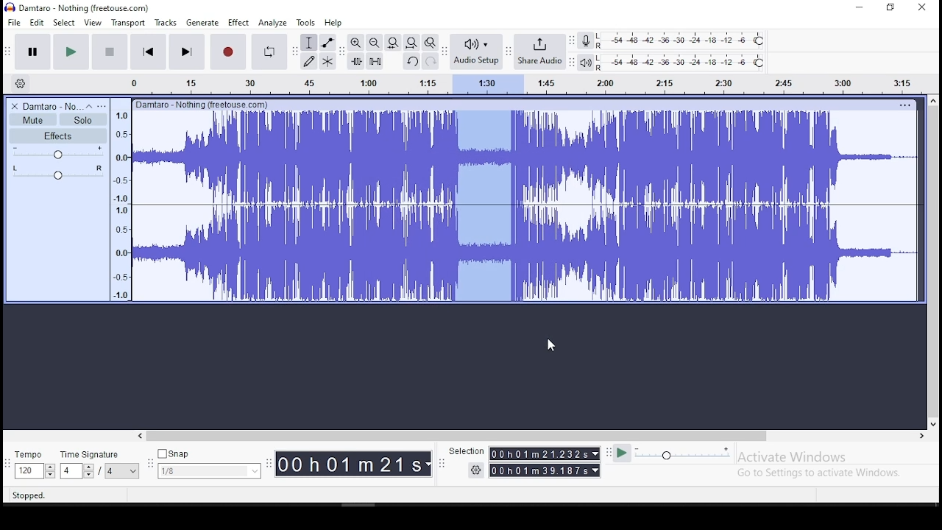  Describe the element at coordinates (306, 22) in the screenshot. I see `tools` at that location.